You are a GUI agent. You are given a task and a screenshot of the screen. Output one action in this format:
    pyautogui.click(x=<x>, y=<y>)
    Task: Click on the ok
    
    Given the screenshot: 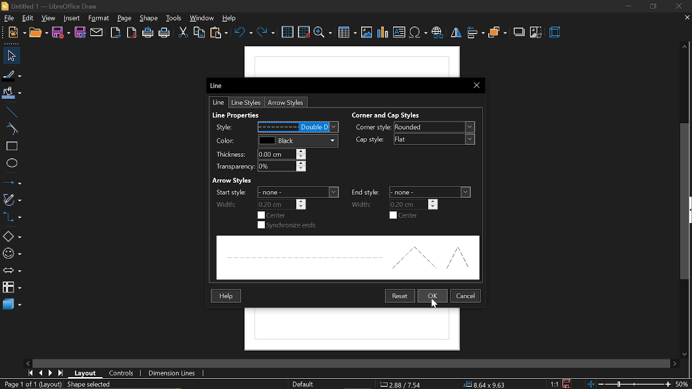 What is the action you would take?
    pyautogui.click(x=432, y=296)
    